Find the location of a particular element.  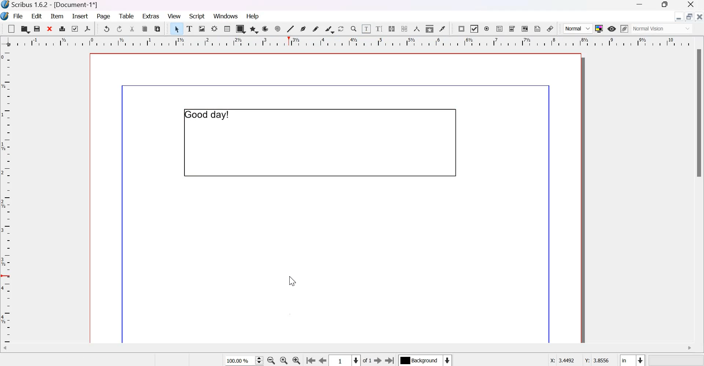

maximize is located at coordinates (689, 16).